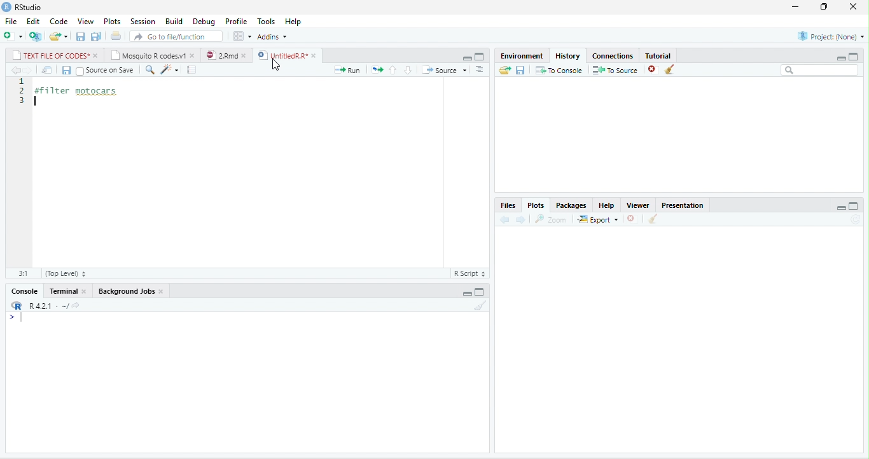 This screenshot has width=869, height=459. I want to click on UntitledR.R, so click(281, 55).